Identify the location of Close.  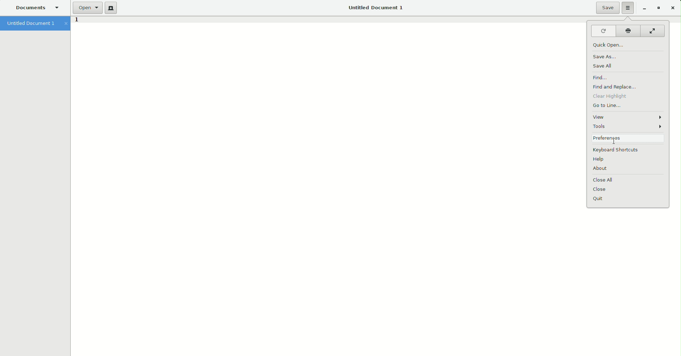
(599, 190).